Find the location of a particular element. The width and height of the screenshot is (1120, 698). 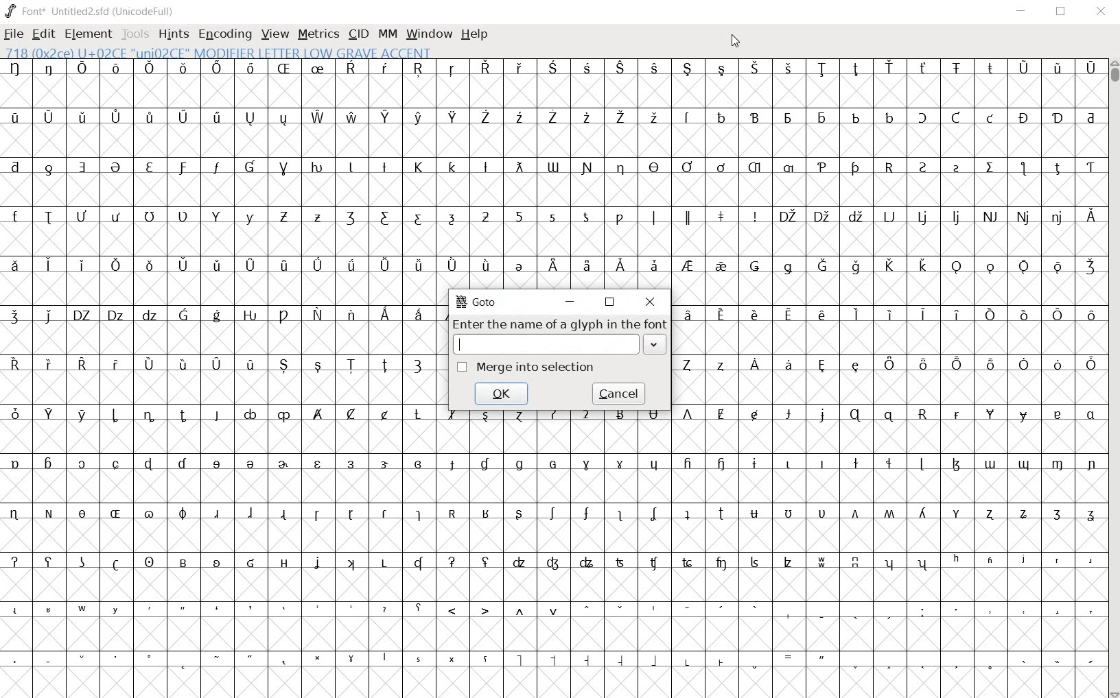

Enter the name of a glyph in the font is located at coordinates (559, 336).